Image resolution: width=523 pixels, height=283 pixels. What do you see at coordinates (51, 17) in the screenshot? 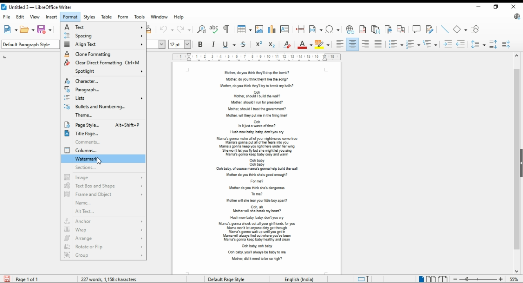
I see `insert` at bounding box center [51, 17].